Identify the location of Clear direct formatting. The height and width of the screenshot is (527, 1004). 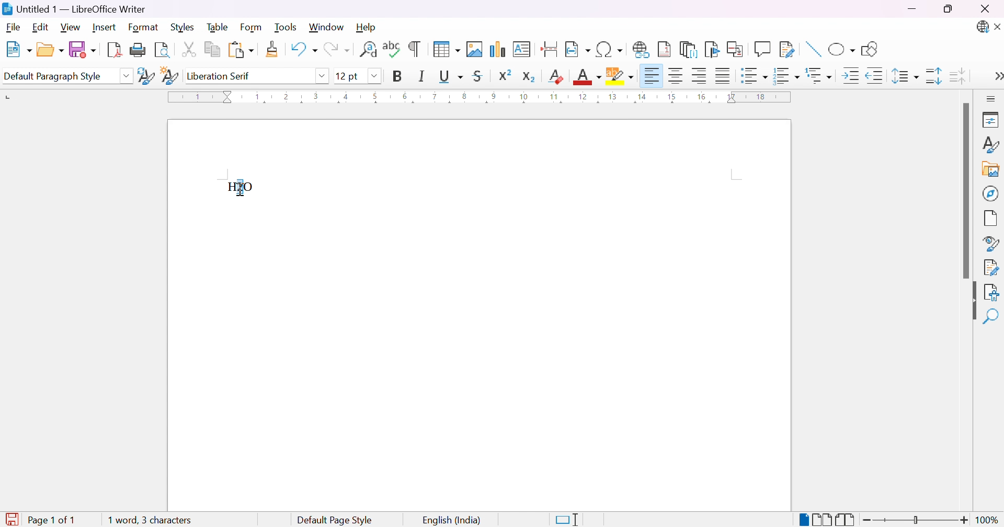
(557, 76).